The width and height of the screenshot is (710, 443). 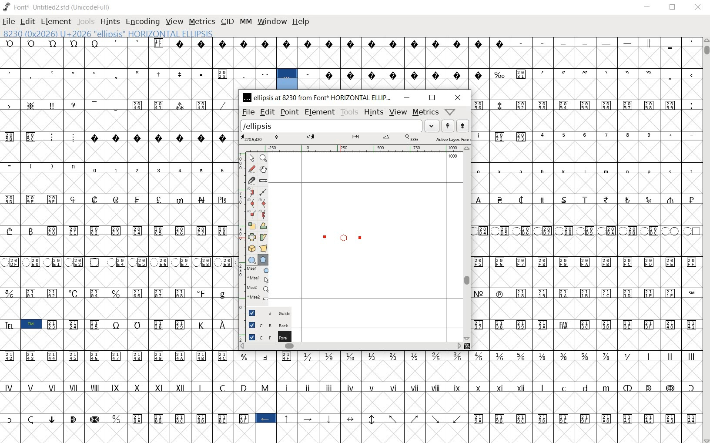 I want to click on cut splines in two, so click(x=252, y=181).